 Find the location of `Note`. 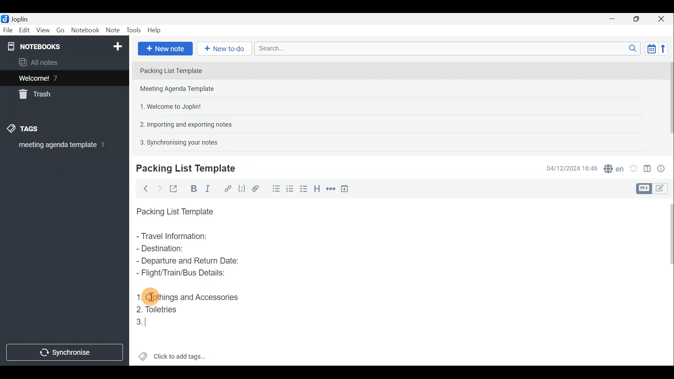

Note is located at coordinates (112, 31).